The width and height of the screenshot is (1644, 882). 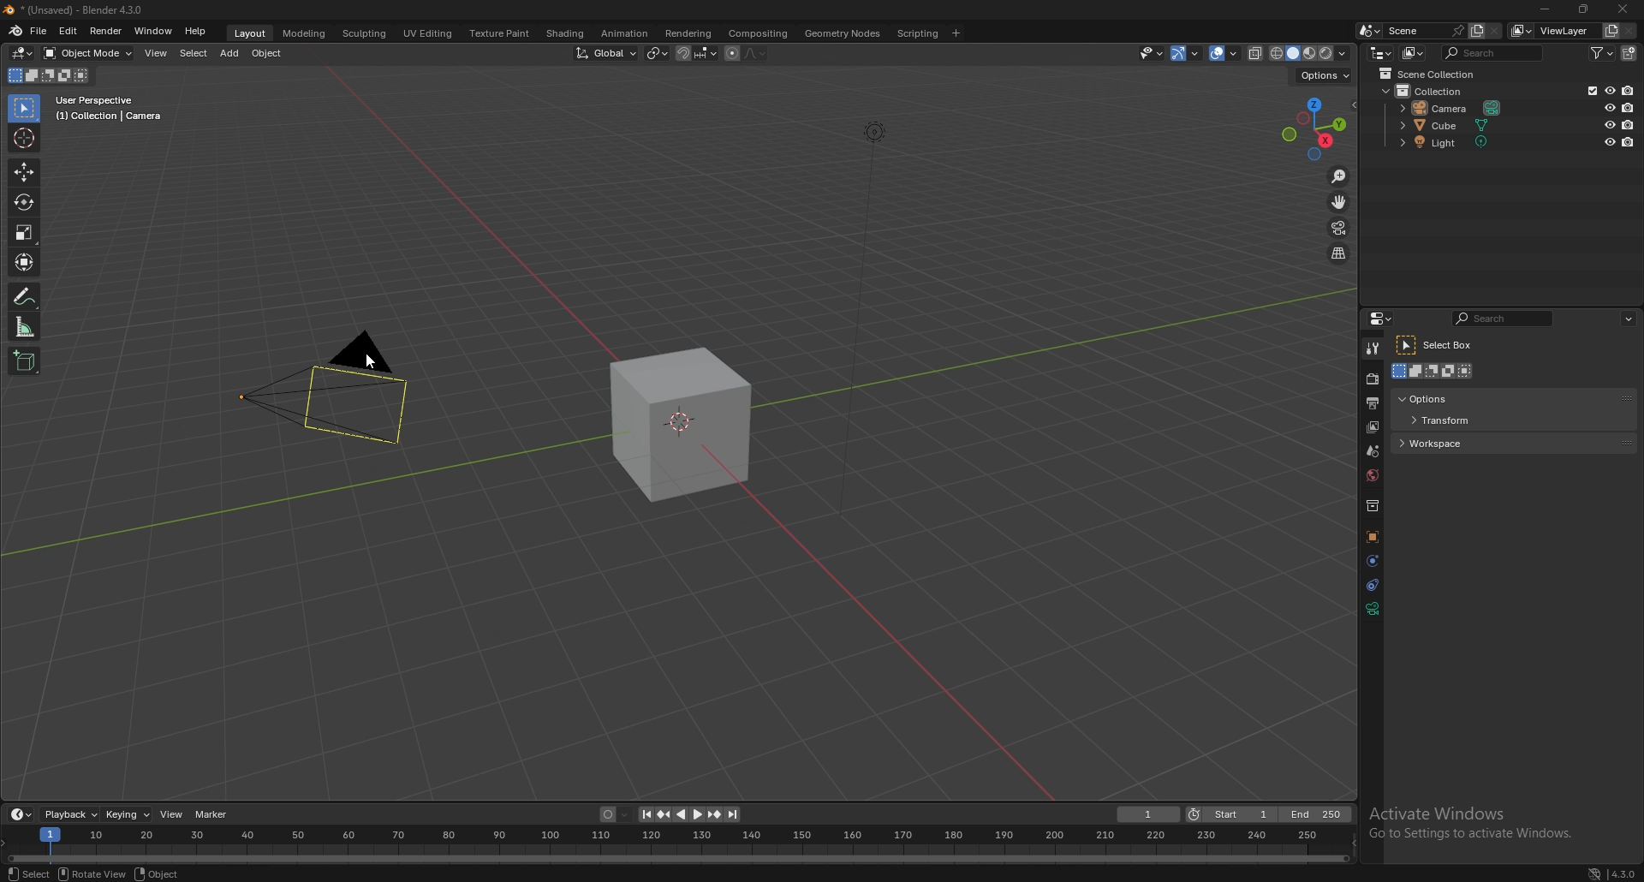 I want to click on layout, so click(x=252, y=34).